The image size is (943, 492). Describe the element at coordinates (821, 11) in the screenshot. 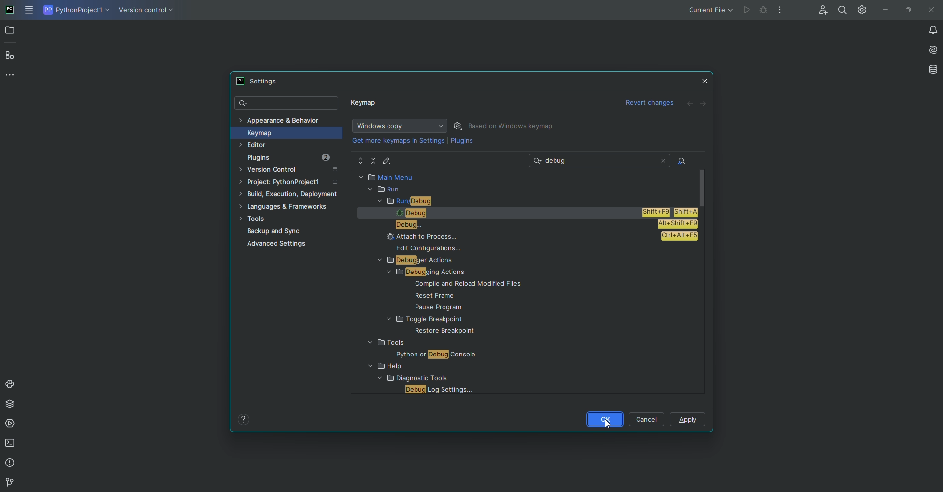

I see `Code with me` at that location.